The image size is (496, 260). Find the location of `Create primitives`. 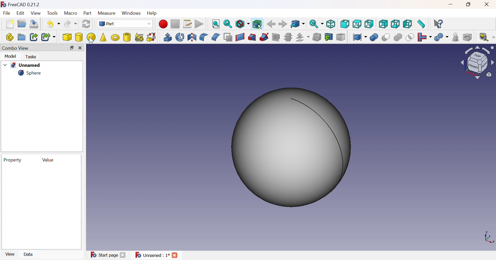

Create primitives is located at coordinates (139, 37).